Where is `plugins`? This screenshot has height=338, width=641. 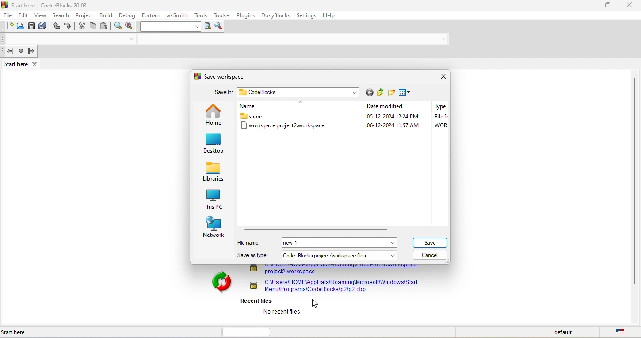
plugins is located at coordinates (245, 15).